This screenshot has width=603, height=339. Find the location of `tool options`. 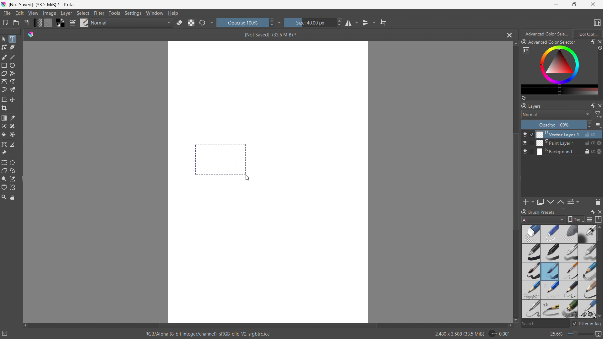

tool options is located at coordinates (587, 34).